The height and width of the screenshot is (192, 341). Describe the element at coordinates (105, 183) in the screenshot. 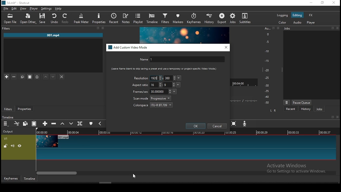

I see `scroll` at that location.